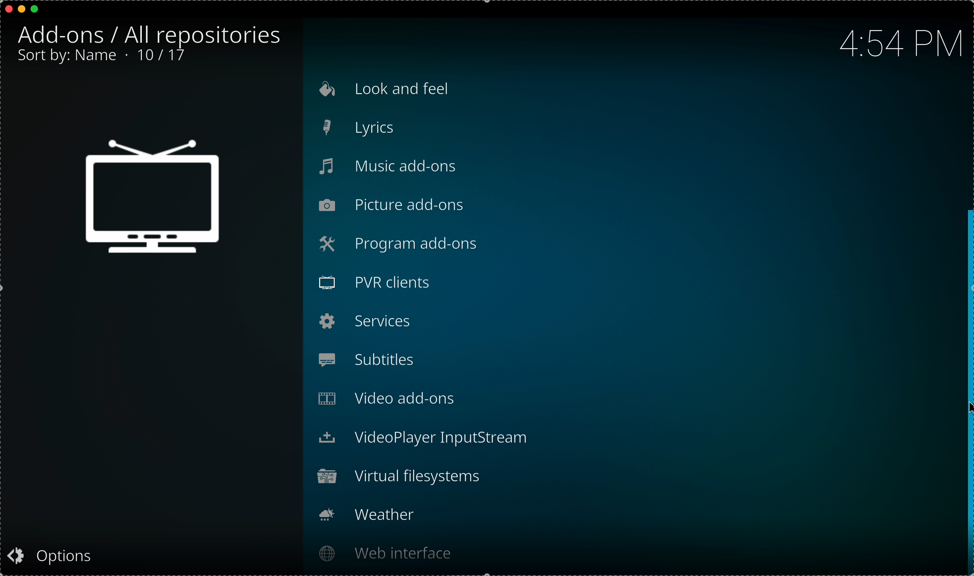  I want to click on 10/17, so click(163, 59).